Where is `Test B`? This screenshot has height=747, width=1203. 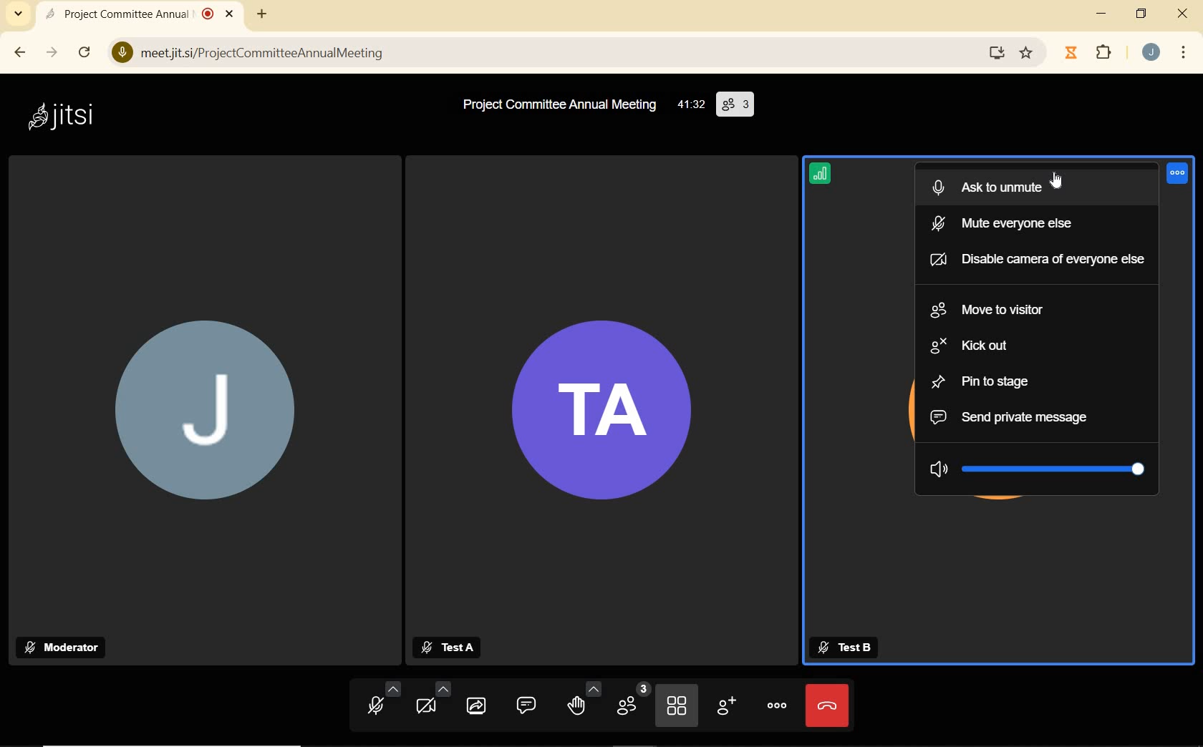
Test B is located at coordinates (847, 648).